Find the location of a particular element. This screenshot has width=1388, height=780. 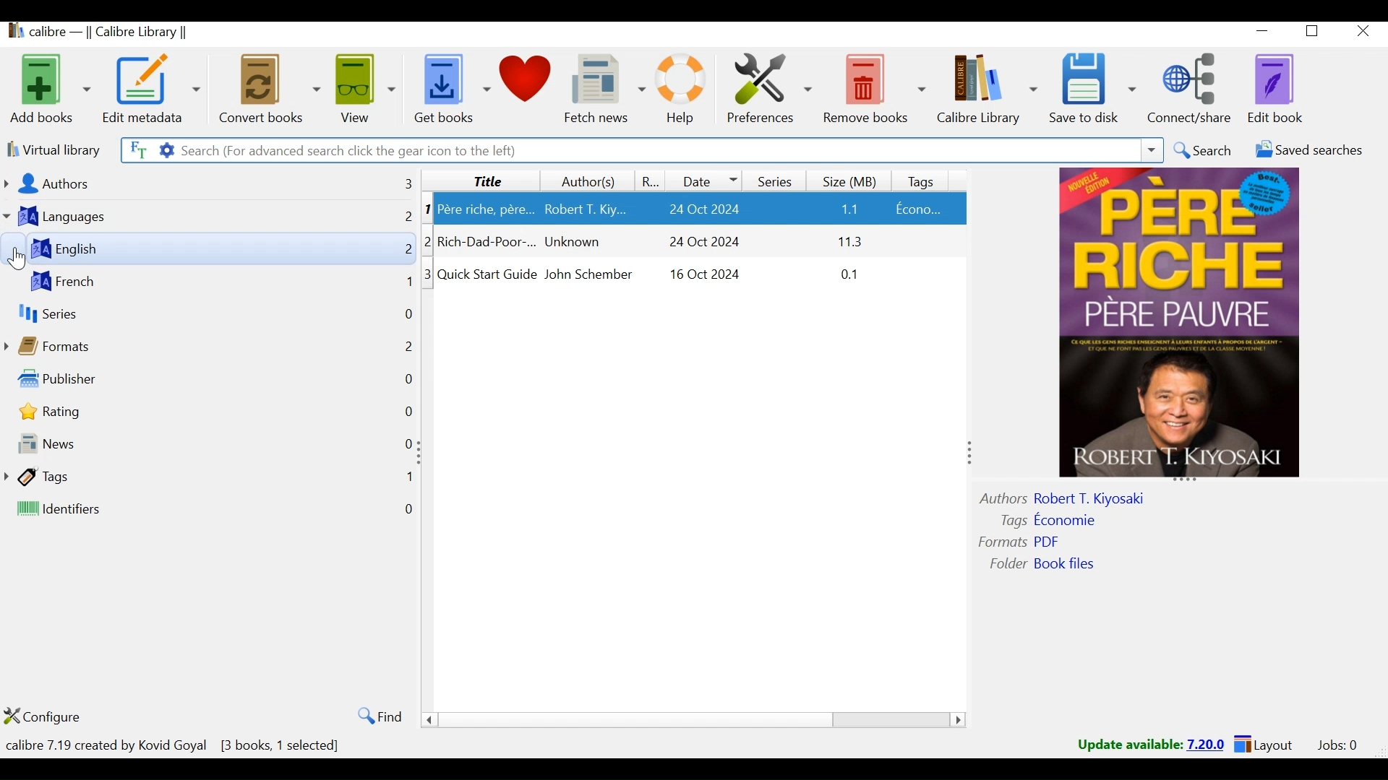

1 is located at coordinates (432, 209).